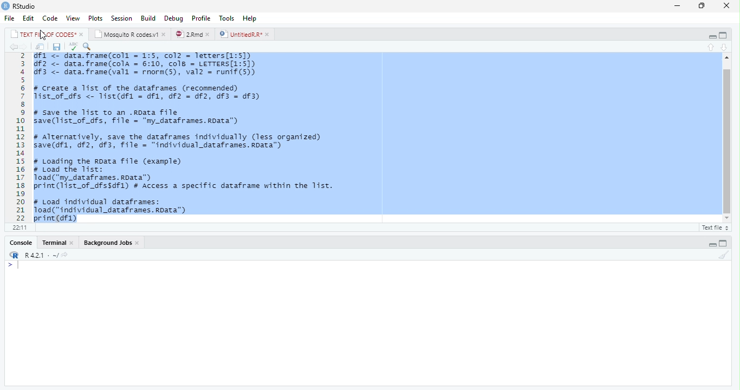 This screenshot has width=740, height=390. What do you see at coordinates (724, 139) in the screenshot?
I see `vertical scroll bar` at bounding box center [724, 139].